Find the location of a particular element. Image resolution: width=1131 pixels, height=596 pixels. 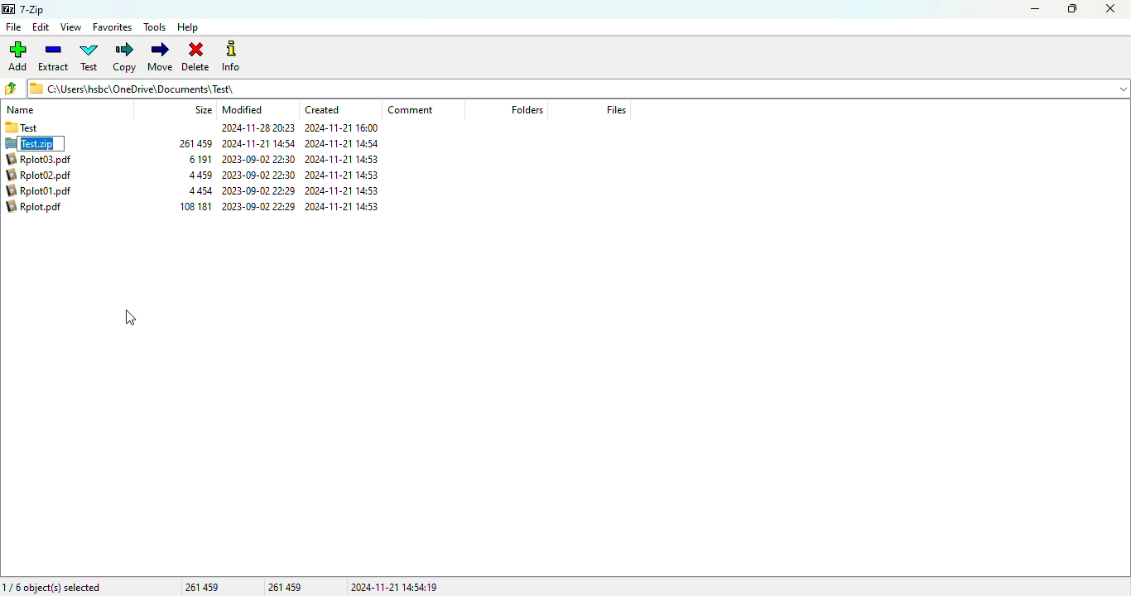

favorites is located at coordinates (113, 27).